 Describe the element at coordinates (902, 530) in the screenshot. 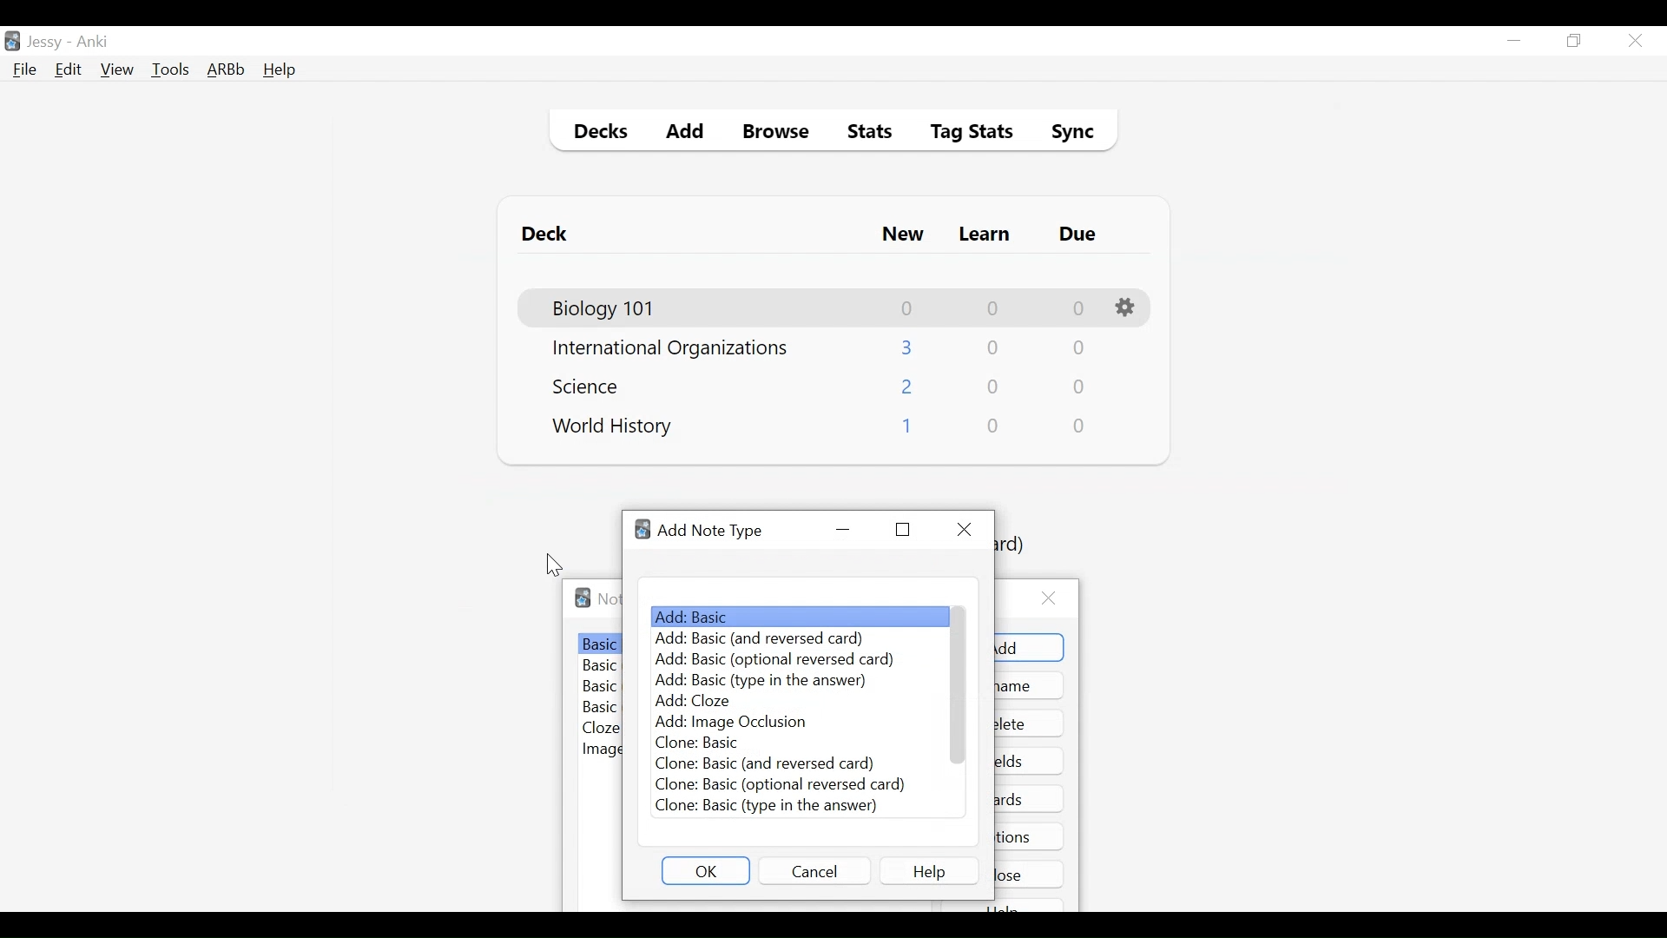

I see `Restore` at that location.